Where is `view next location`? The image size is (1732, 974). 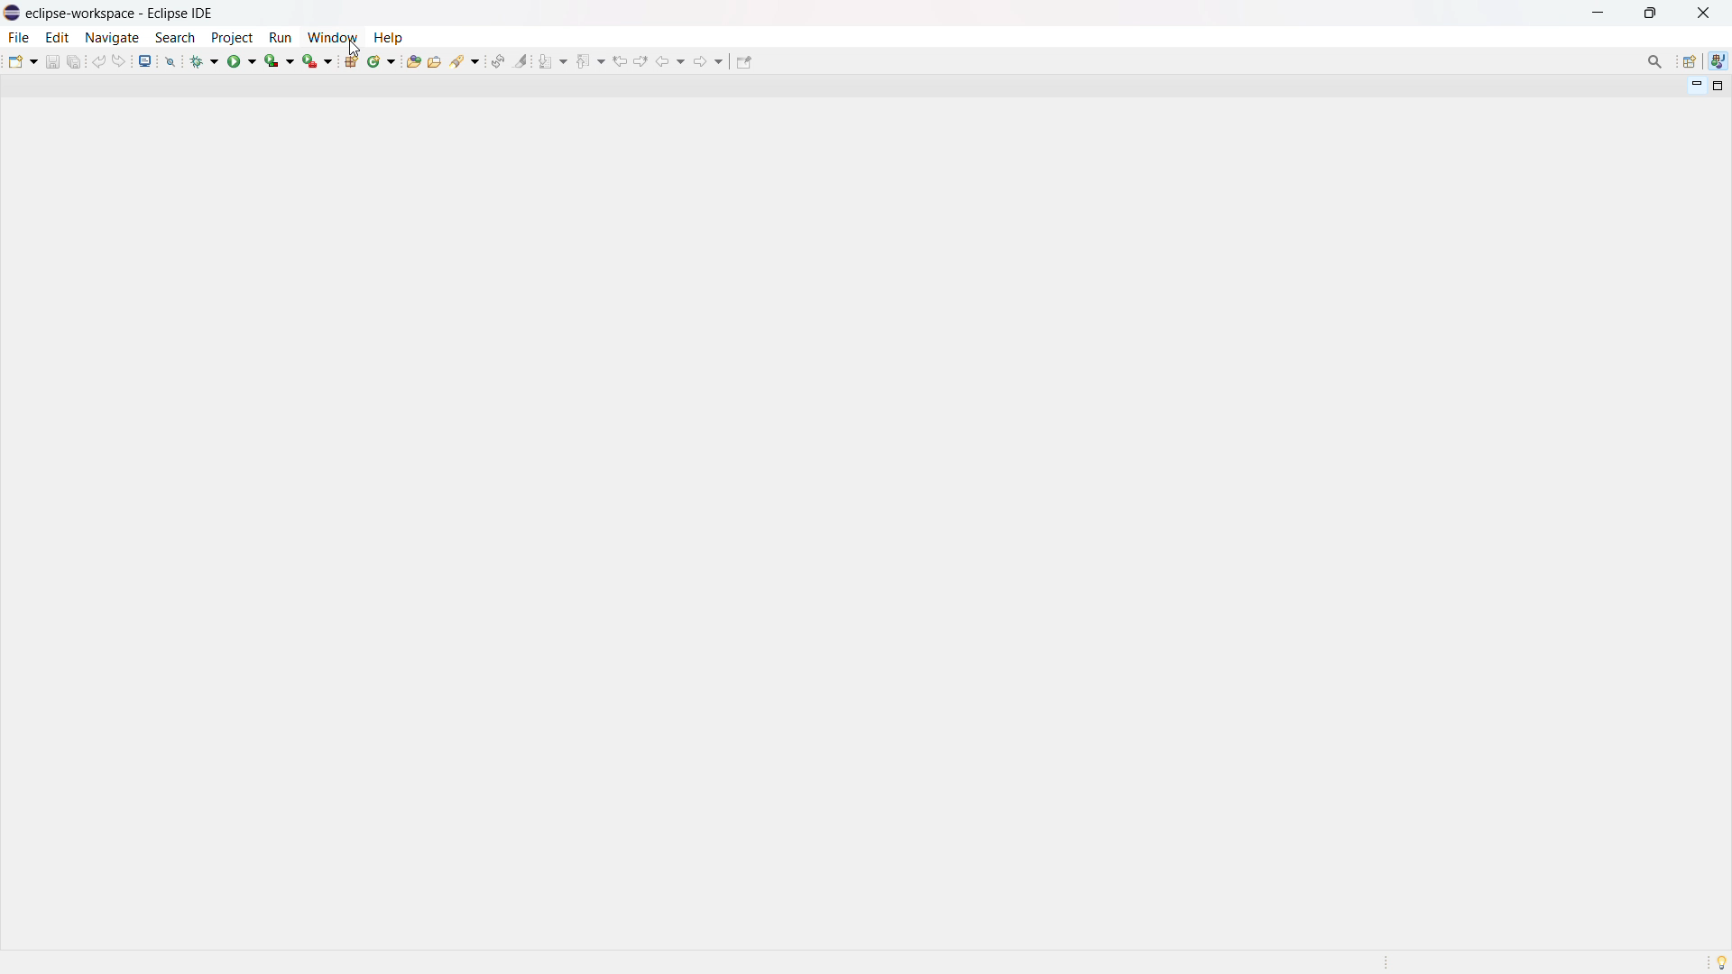
view next location is located at coordinates (640, 60).